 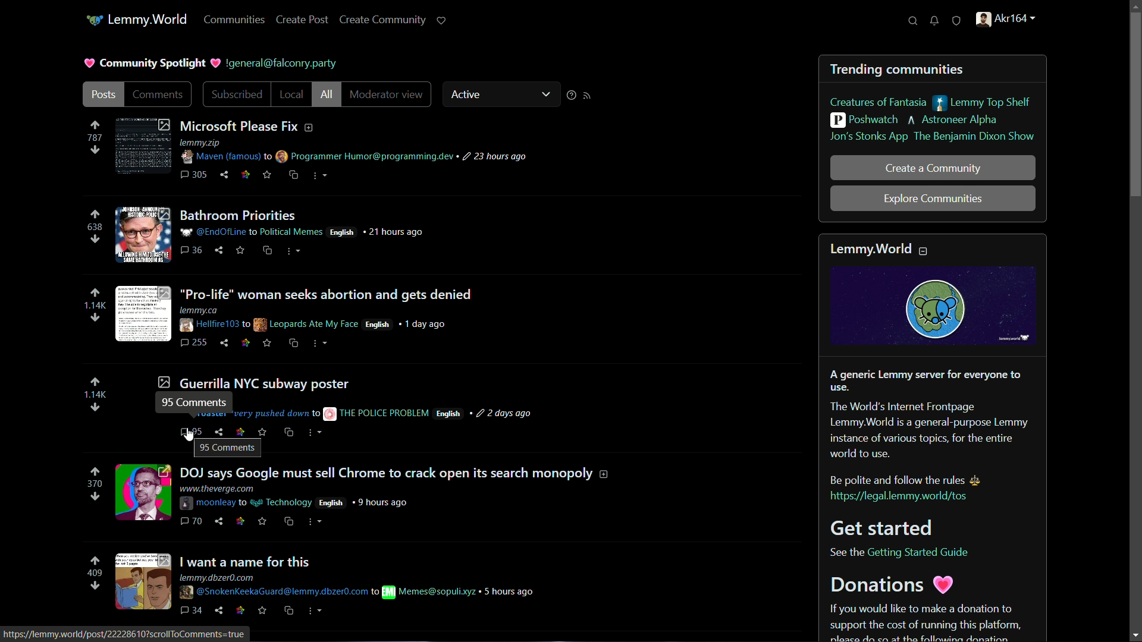 What do you see at coordinates (103, 95) in the screenshot?
I see `posts` at bounding box center [103, 95].